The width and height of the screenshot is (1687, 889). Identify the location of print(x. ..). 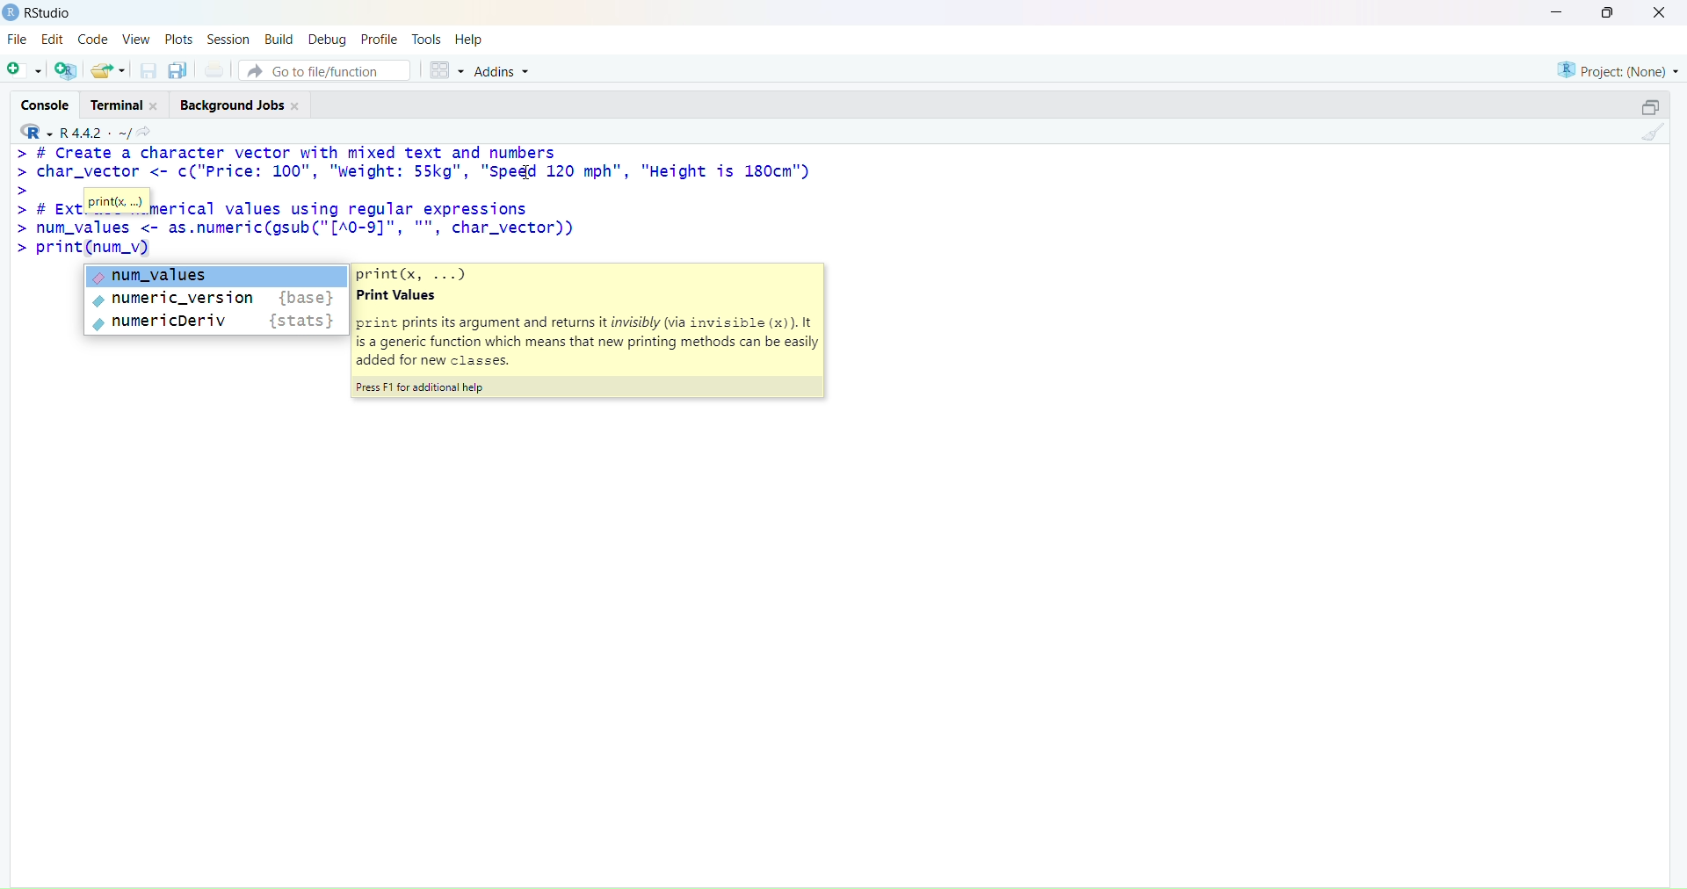
(115, 202).